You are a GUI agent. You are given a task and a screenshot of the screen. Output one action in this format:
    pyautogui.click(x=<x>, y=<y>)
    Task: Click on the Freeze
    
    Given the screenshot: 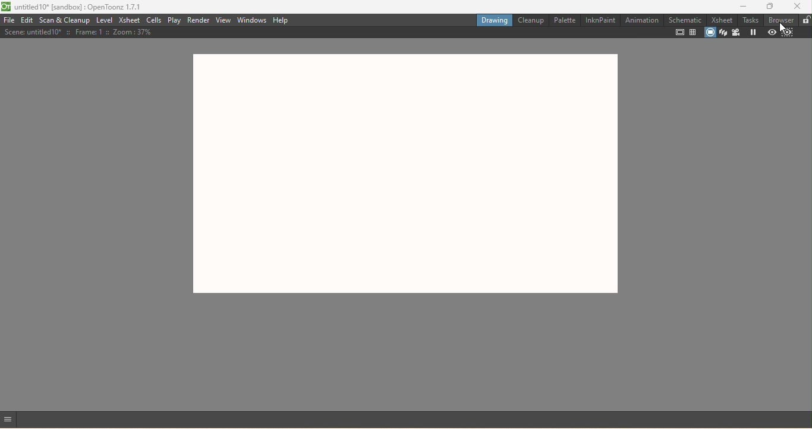 What is the action you would take?
    pyautogui.click(x=752, y=32)
    